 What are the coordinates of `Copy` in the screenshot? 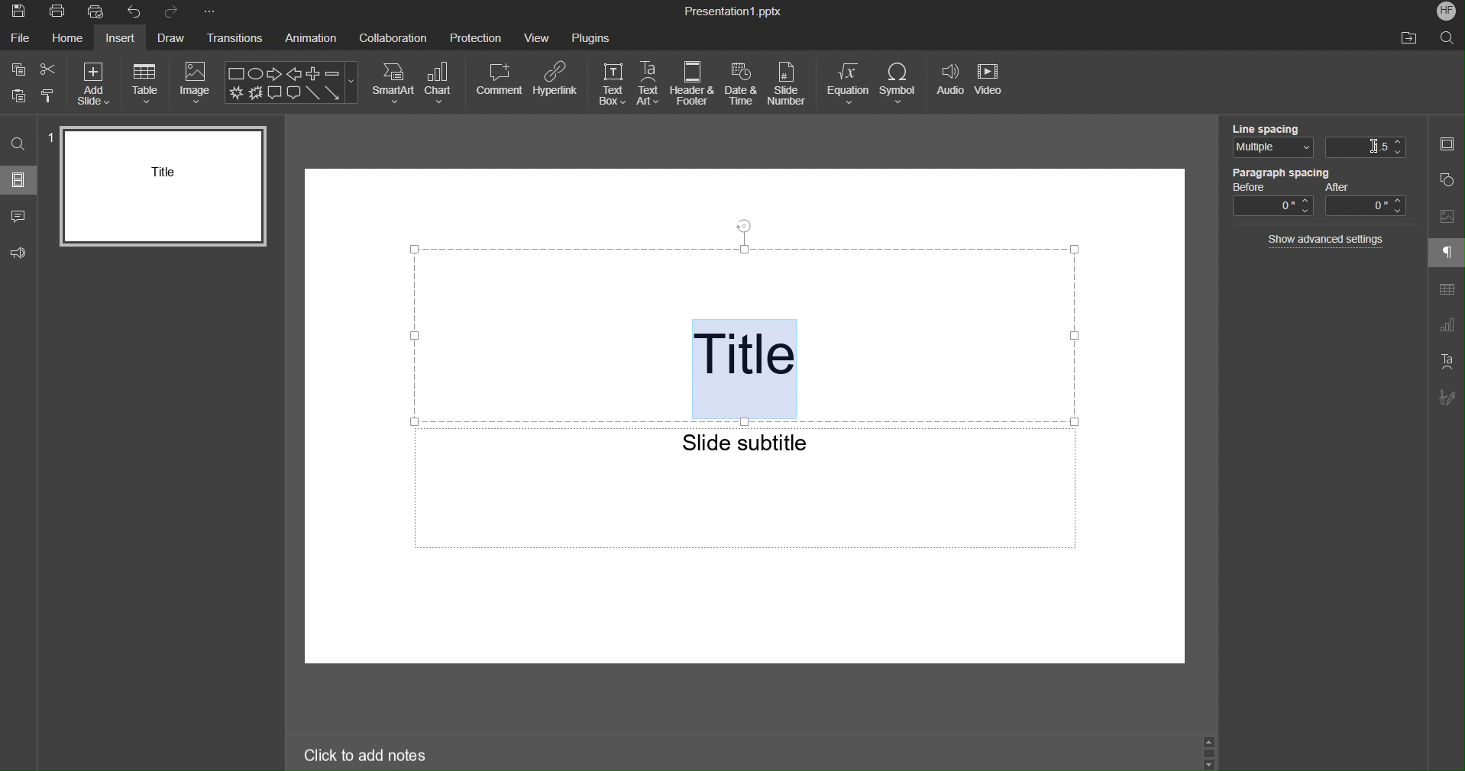 It's located at (15, 68).